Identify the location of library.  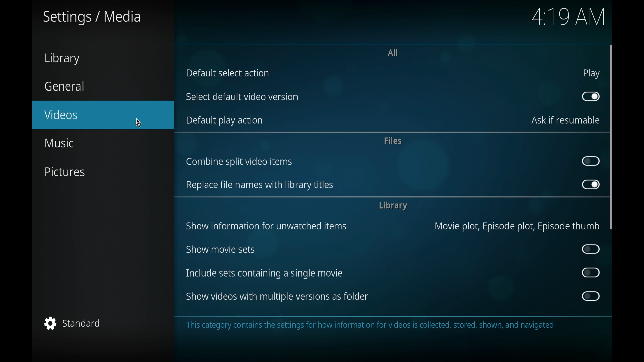
(63, 59).